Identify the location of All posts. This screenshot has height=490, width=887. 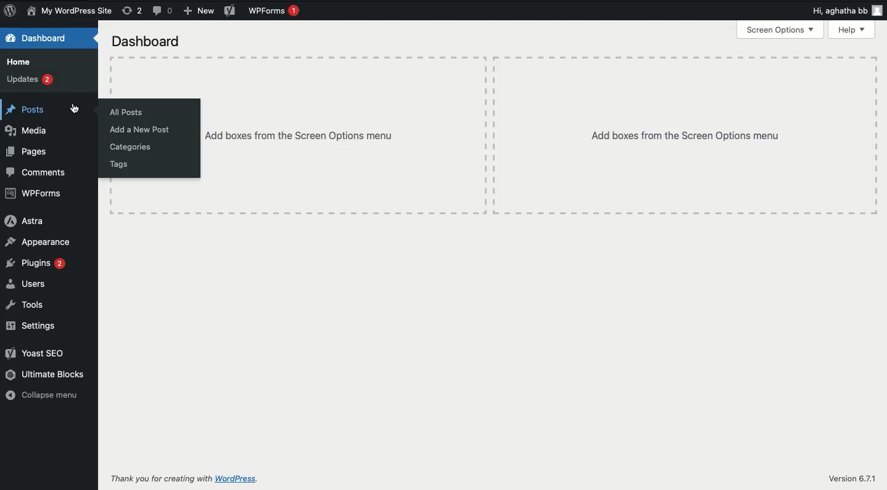
(129, 113).